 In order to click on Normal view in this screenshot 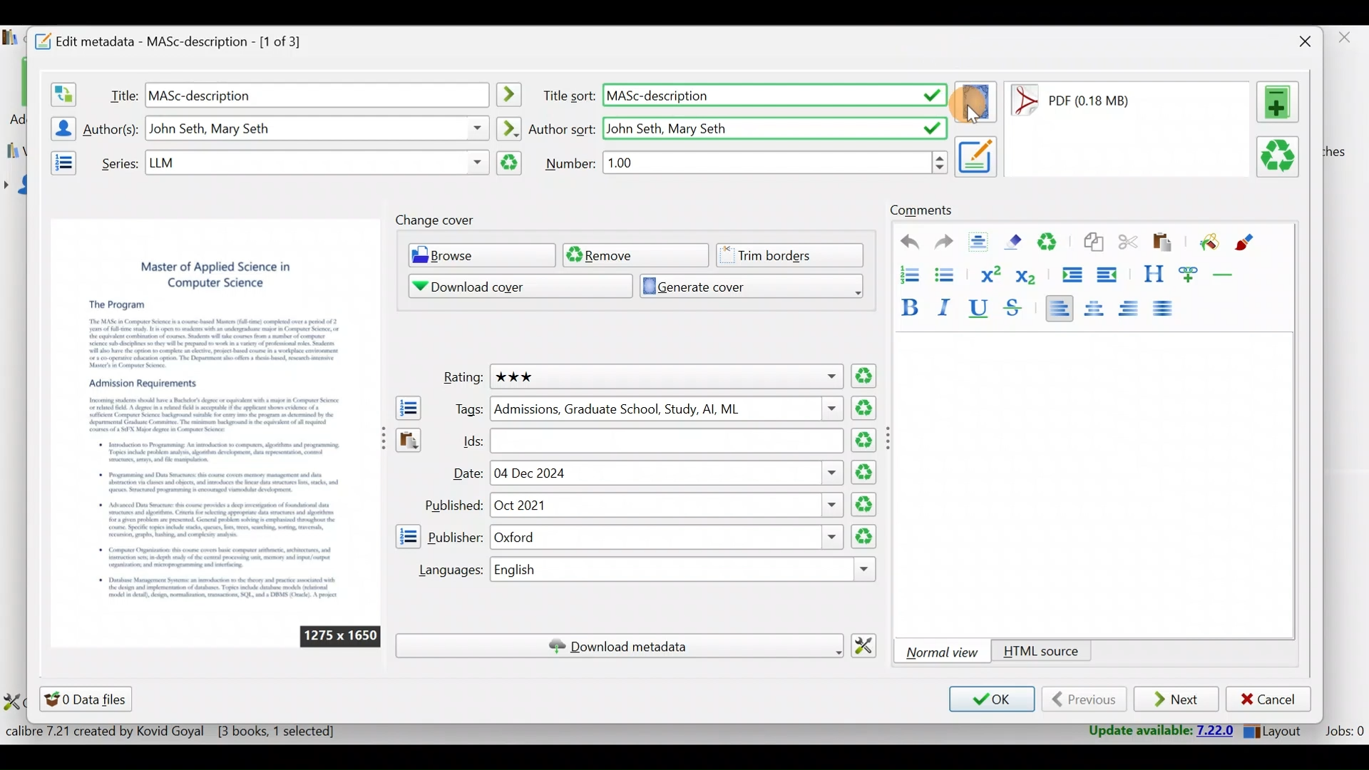, I will do `click(945, 652)`.